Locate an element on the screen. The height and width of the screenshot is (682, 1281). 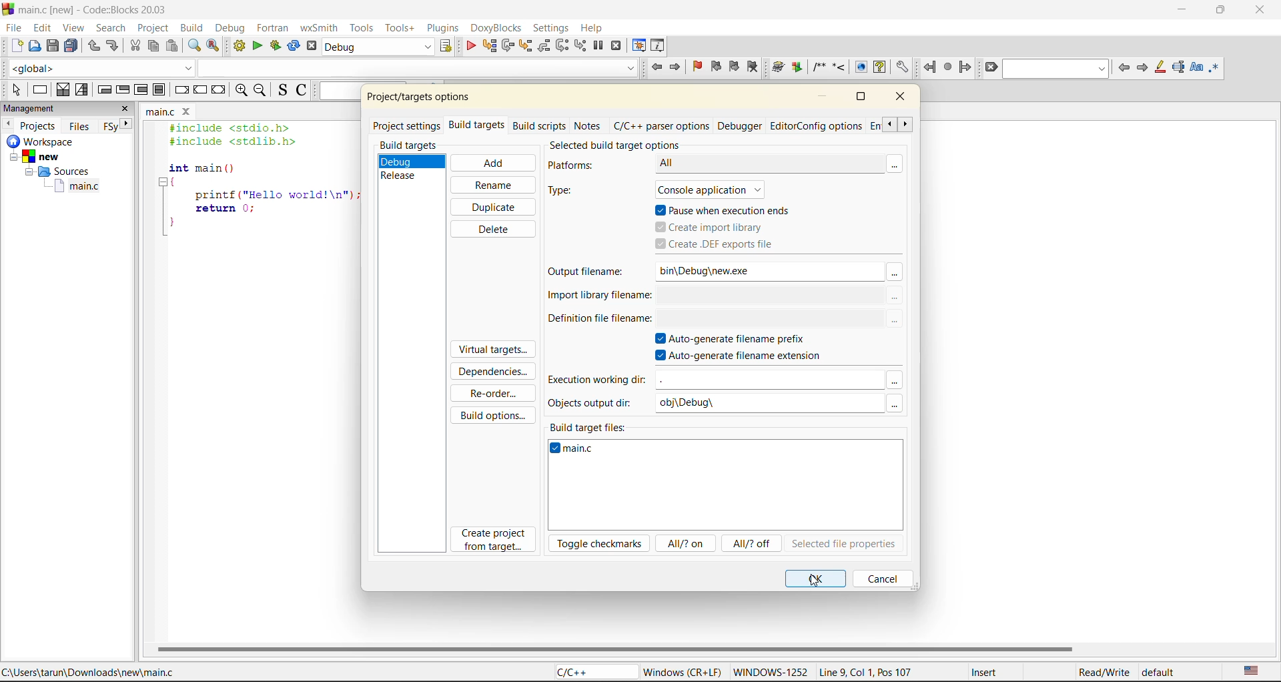
rebuild is located at coordinates (292, 46).